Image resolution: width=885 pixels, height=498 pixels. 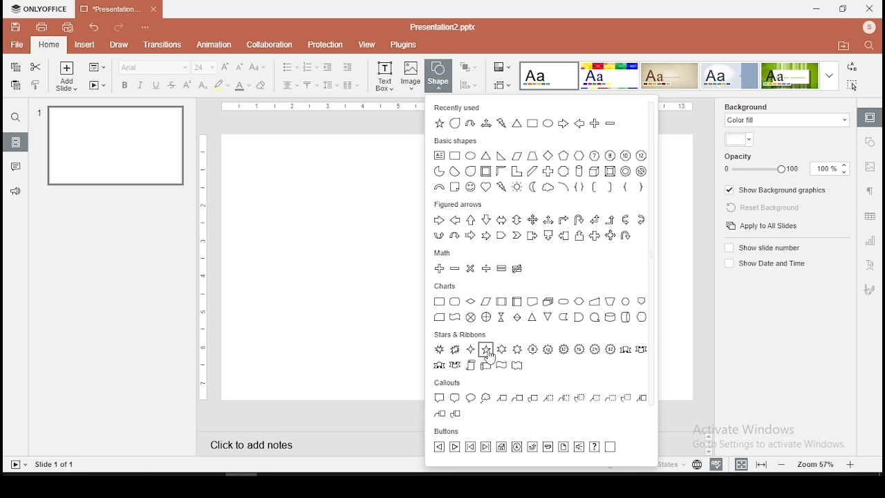 I want to click on search, so click(x=16, y=117).